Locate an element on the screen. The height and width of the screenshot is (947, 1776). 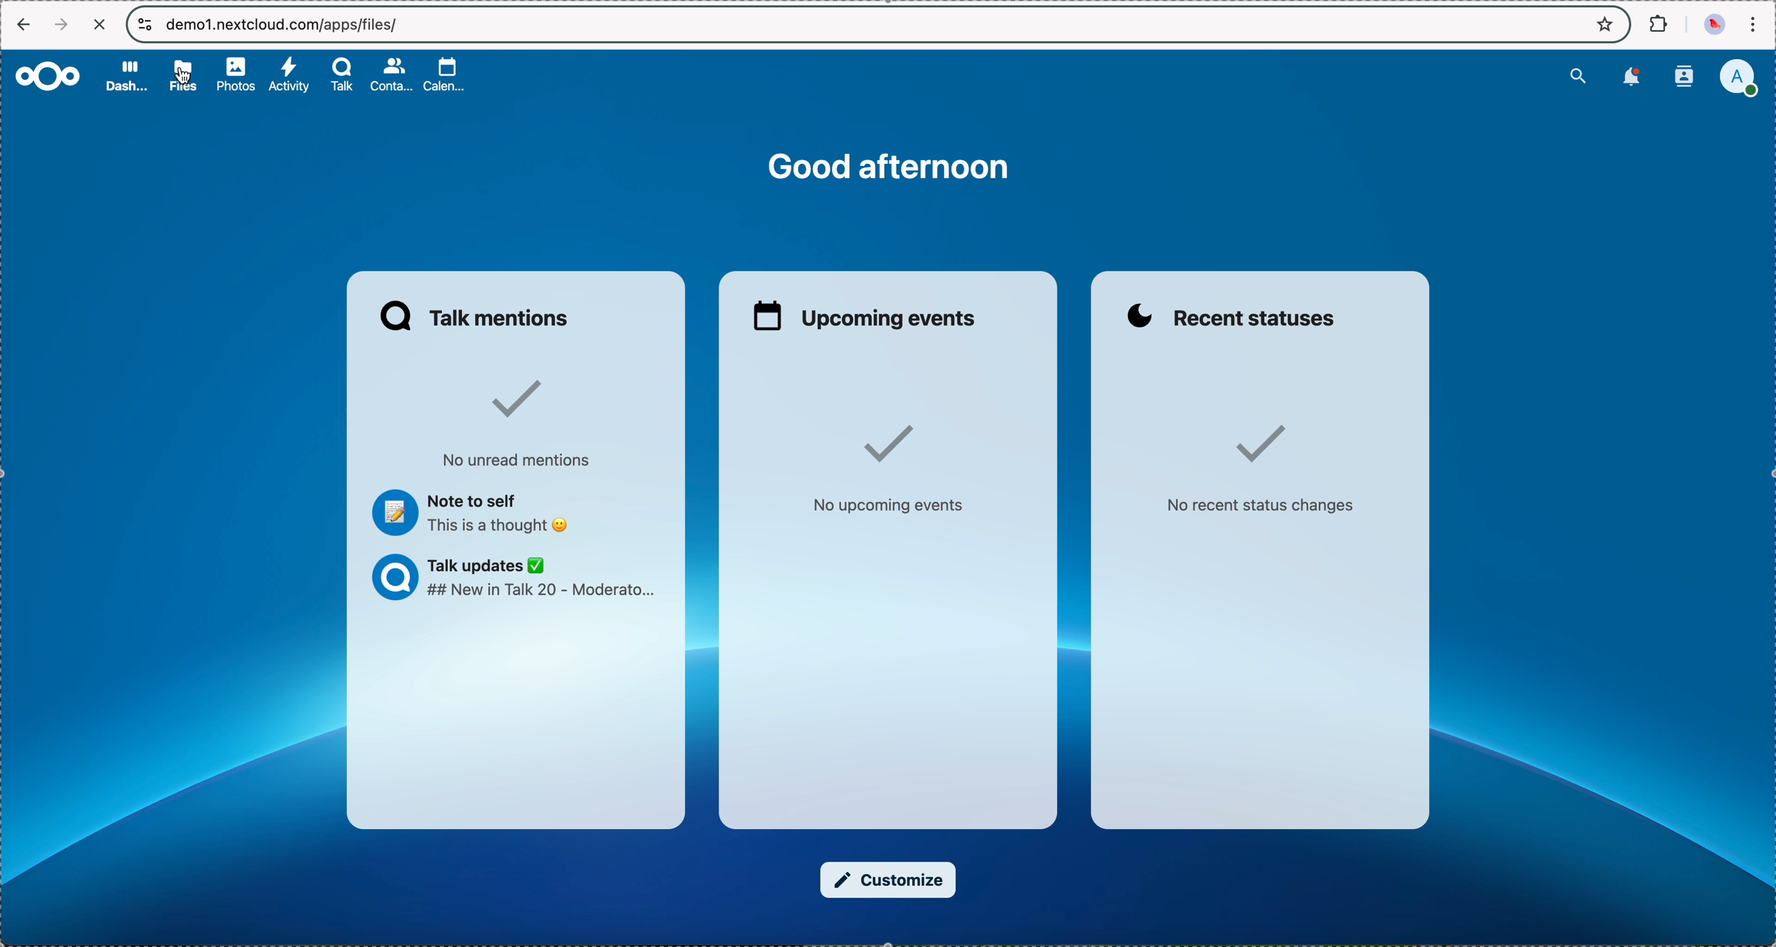
contacts is located at coordinates (1688, 75).